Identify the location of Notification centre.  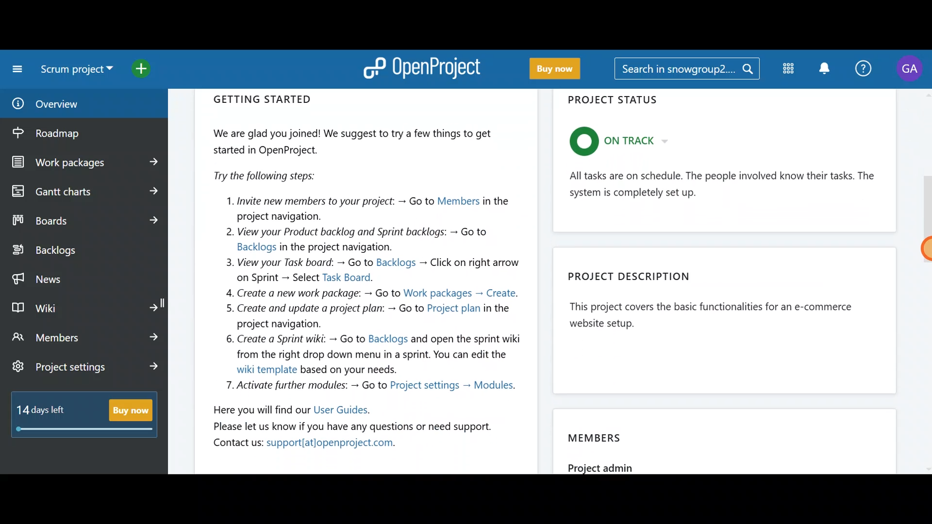
(822, 68).